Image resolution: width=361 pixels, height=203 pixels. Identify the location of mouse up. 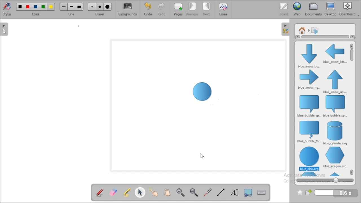
(201, 156).